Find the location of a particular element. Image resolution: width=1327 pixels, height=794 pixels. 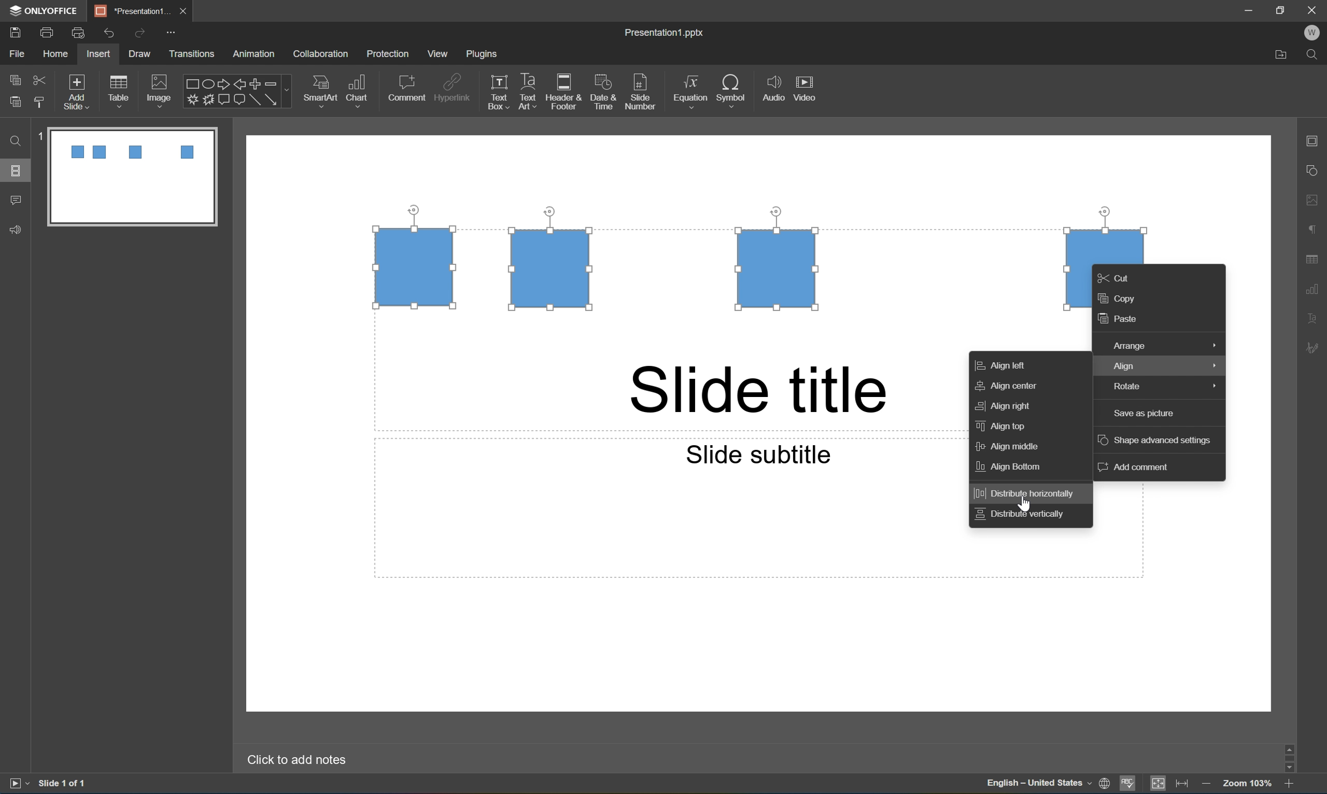

zoom out is located at coordinates (1207, 785).